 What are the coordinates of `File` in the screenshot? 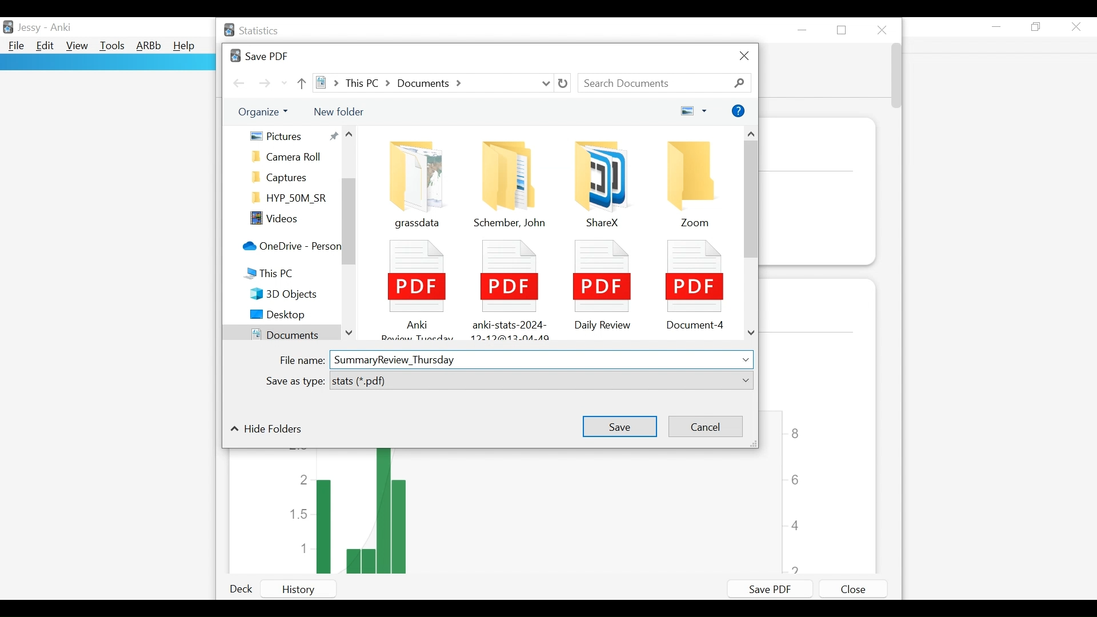 It's located at (15, 46).